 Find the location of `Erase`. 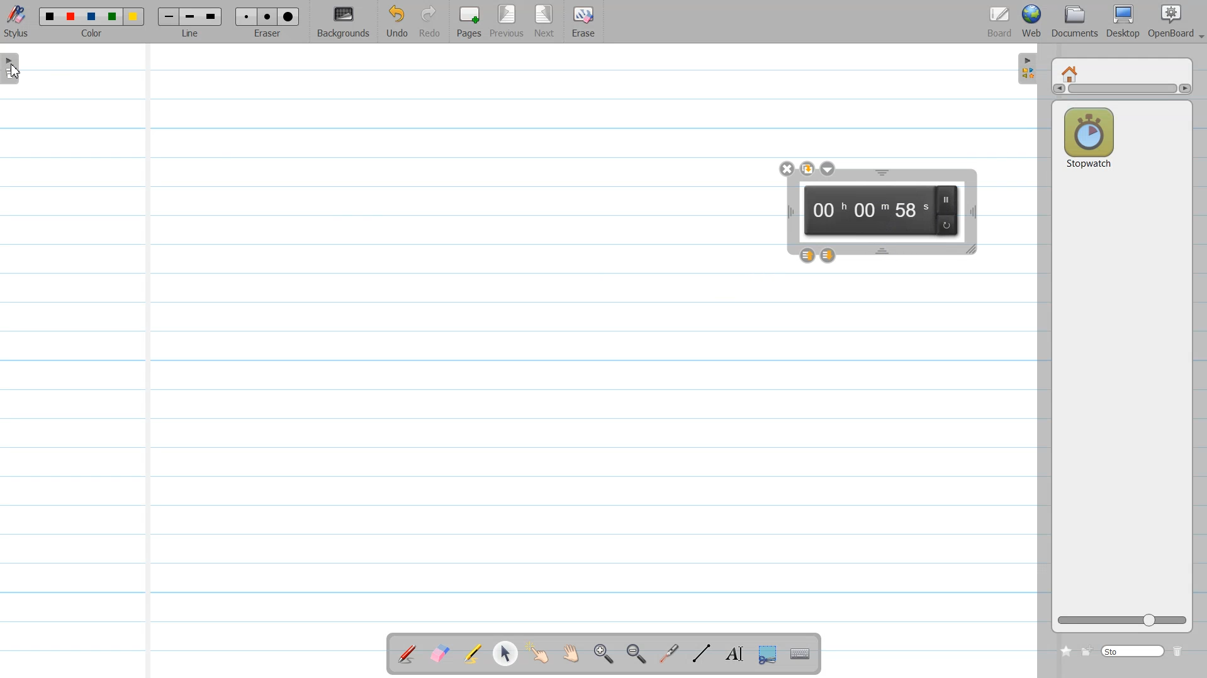

Erase is located at coordinates (583, 22).